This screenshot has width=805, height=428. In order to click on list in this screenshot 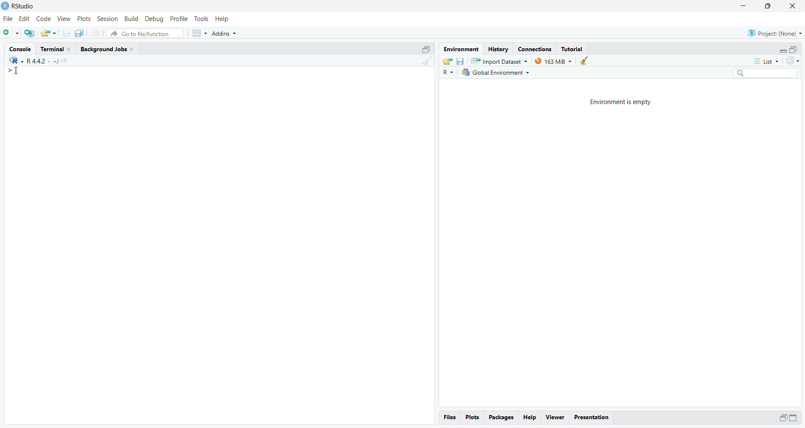, I will do `click(768, 61)`.